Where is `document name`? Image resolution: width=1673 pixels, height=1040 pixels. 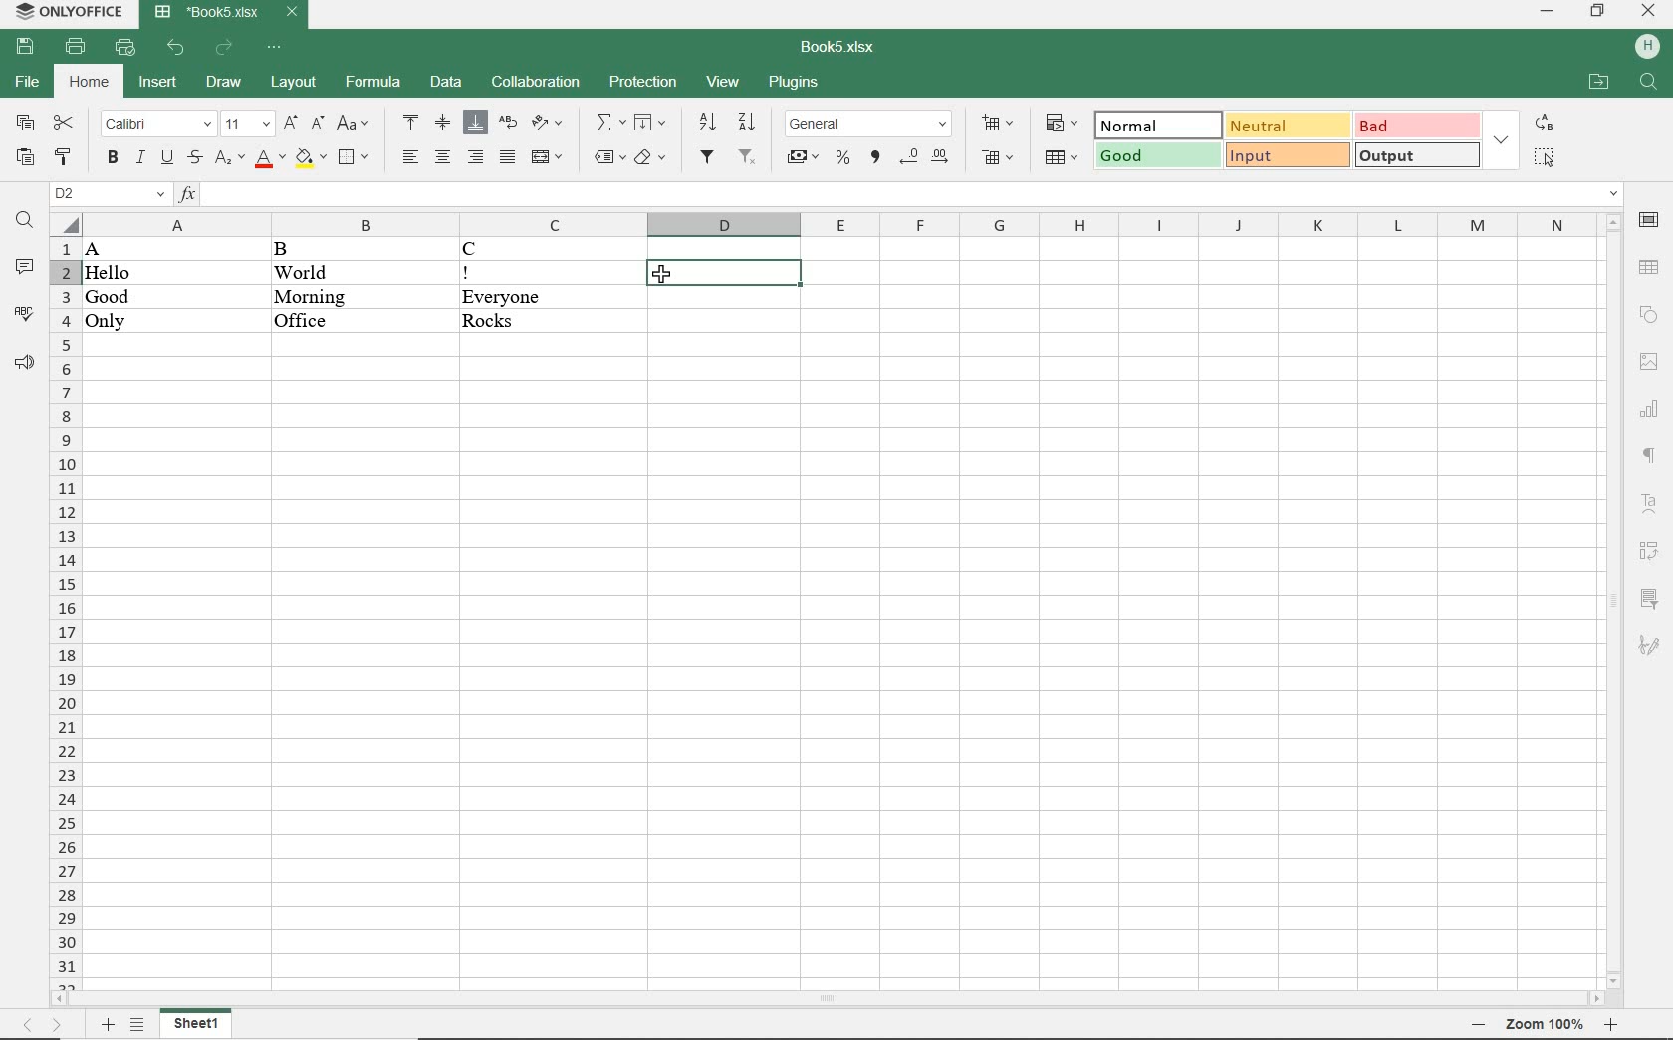
document name is located at coordinates (225, 15).